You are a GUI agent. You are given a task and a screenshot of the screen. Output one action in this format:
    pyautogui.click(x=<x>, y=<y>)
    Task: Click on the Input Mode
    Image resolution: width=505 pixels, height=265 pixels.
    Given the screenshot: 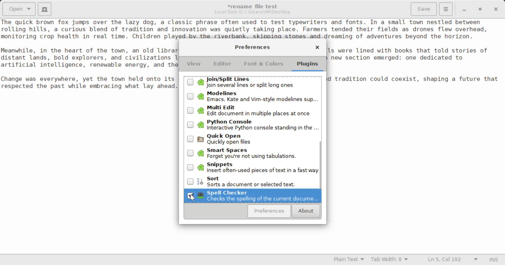 What is the action you would take?
    pyautogui.click(x=494, y=260)
    